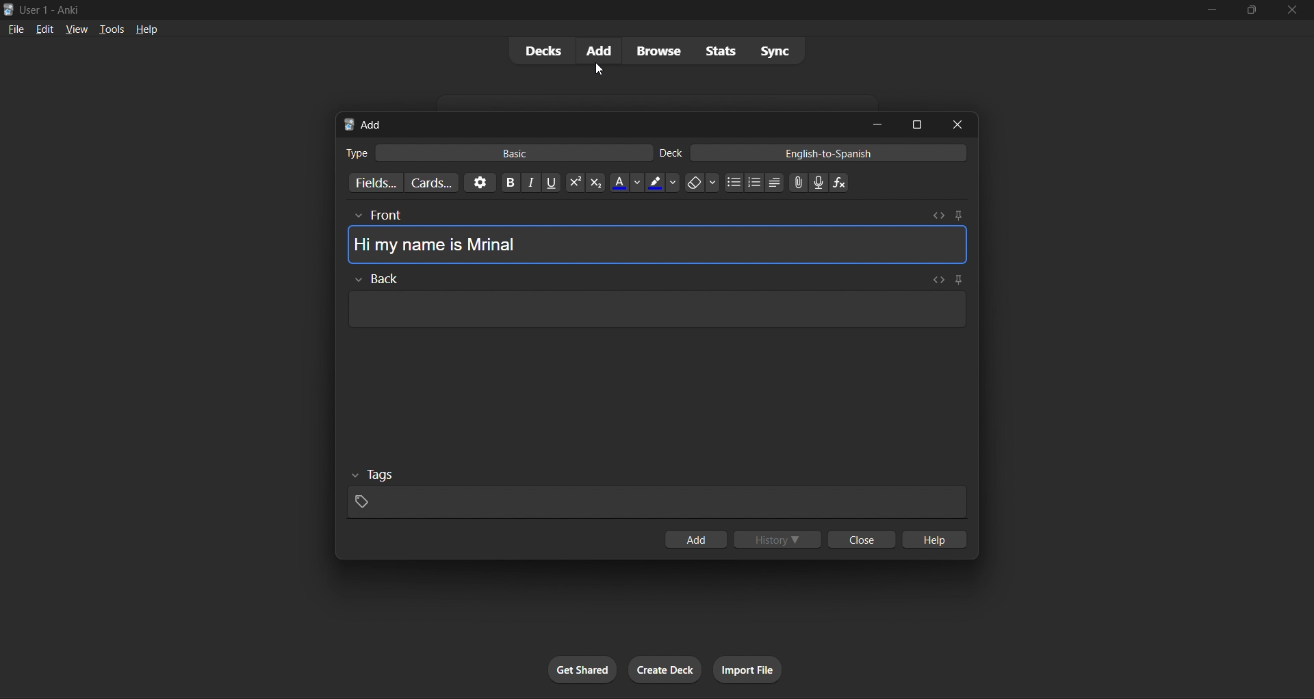 The image size is (1314, 699). I want to click on add card title bar, so click(595, 122).